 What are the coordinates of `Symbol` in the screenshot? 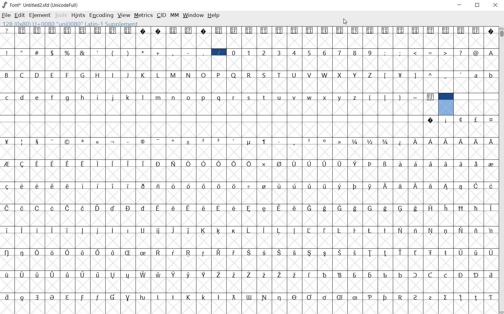 It's located at (83, 141).